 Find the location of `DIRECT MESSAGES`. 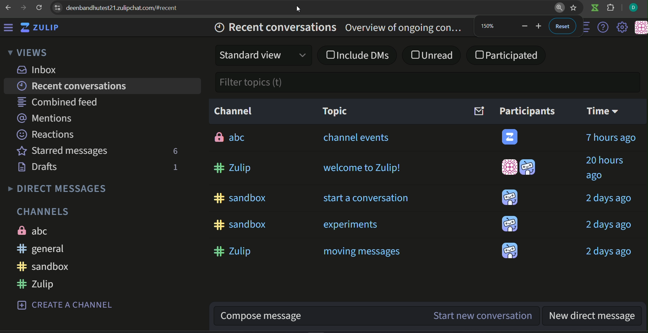

DIRECT MESSAGES is located at coordinates (58, 189).